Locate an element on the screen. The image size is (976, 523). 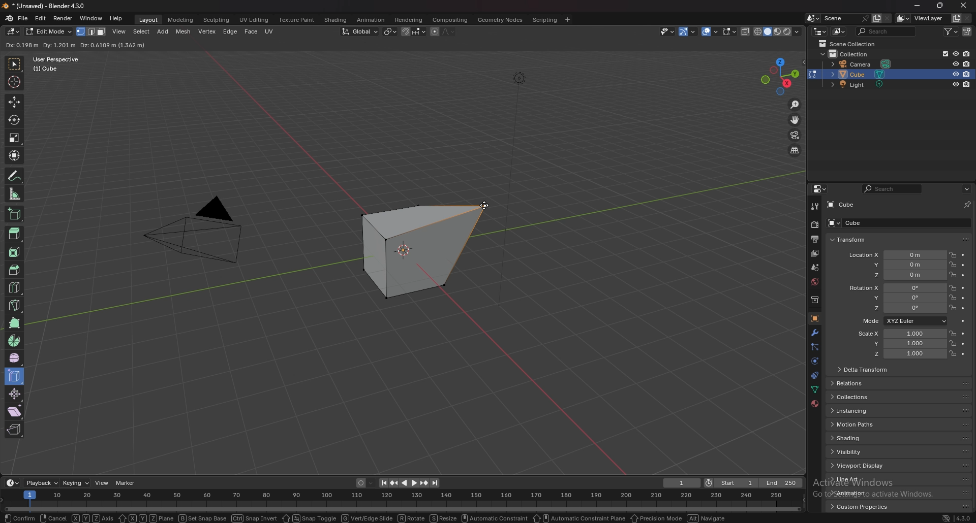
selectibility and visibility is located at coordinates (683, 32).